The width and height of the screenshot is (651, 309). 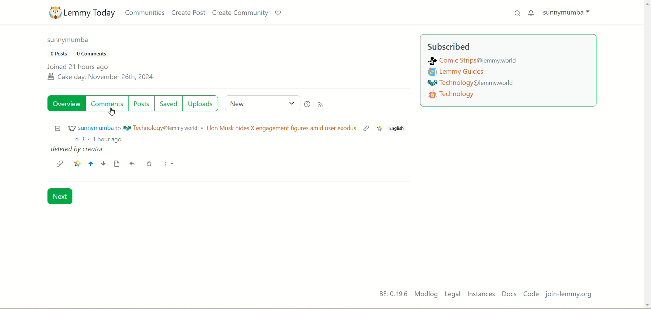 I want to click on date and time of joining, so click(x=100, y=73).